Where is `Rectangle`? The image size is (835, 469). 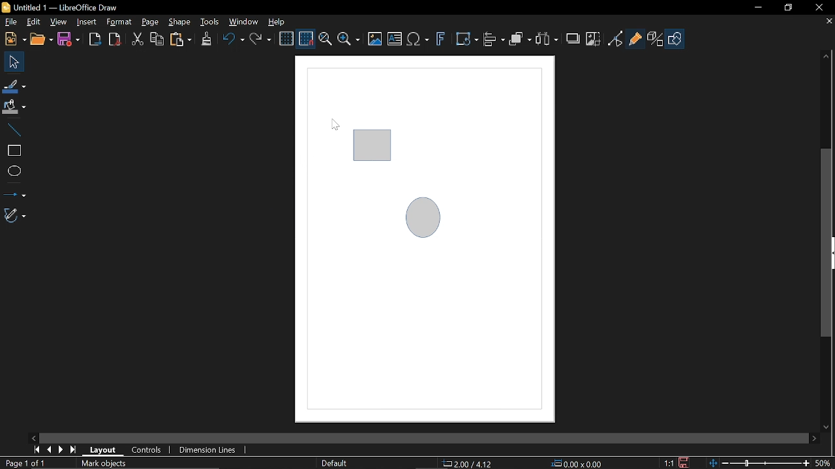
Rectangle is located at coordinates (12, 149).